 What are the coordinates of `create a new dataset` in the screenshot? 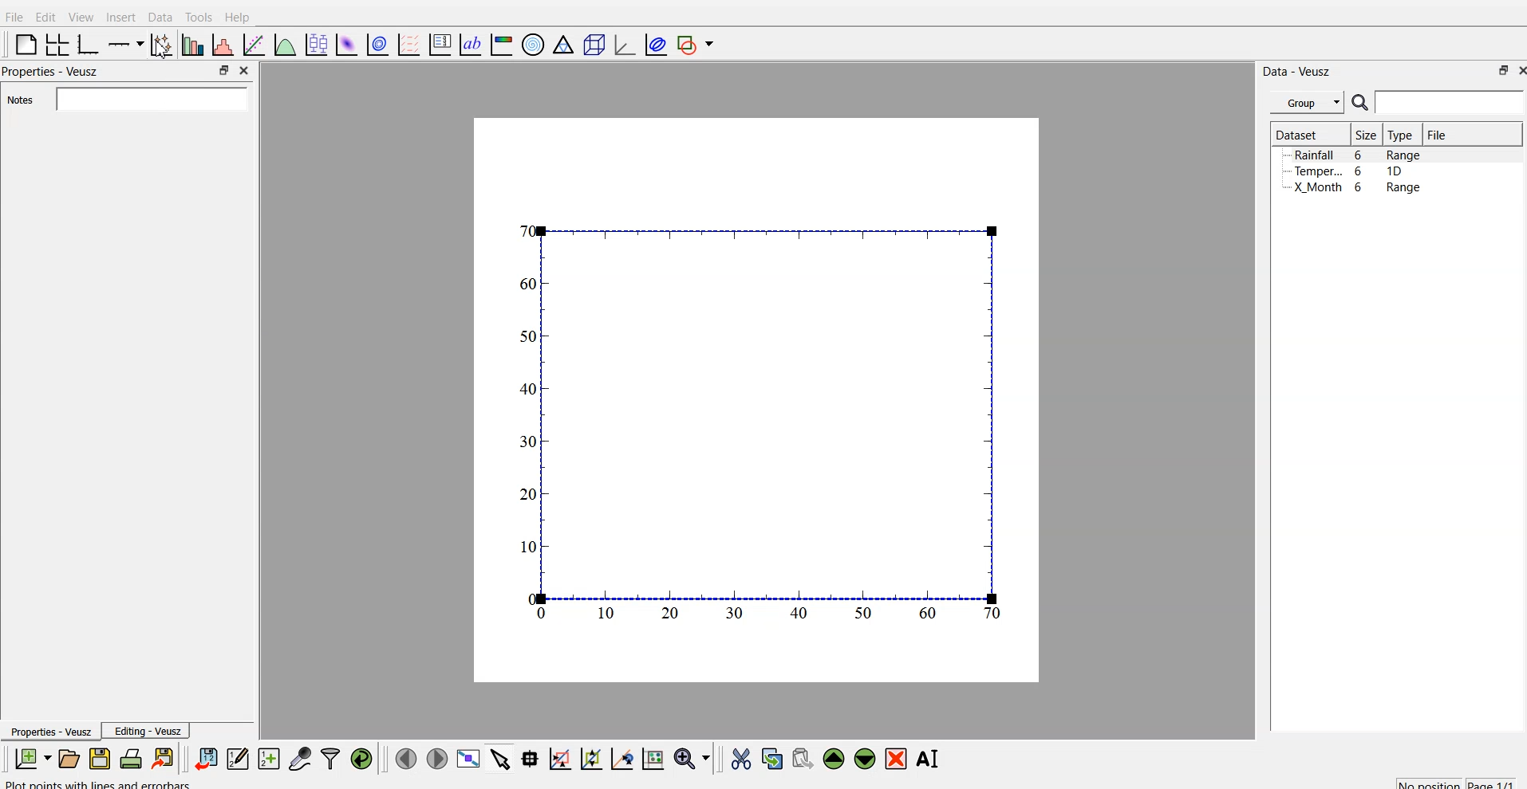 It's located at (268, 758).